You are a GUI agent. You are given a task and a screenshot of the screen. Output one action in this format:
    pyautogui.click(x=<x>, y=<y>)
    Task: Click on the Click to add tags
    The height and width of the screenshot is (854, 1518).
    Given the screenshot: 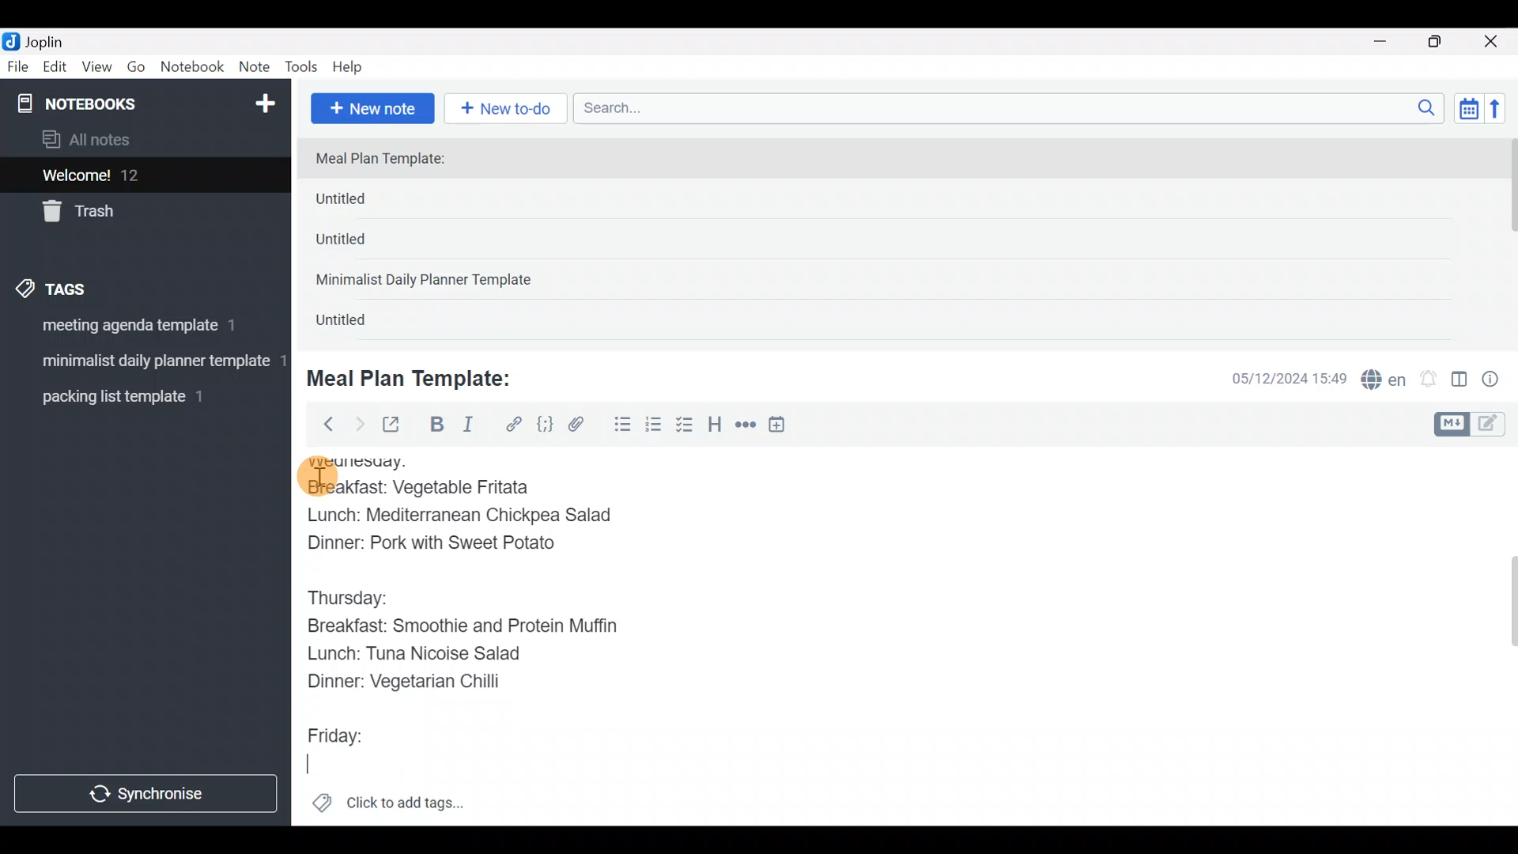 What is the action you would take?
    pyautogui.click(x=387, y=808)
    